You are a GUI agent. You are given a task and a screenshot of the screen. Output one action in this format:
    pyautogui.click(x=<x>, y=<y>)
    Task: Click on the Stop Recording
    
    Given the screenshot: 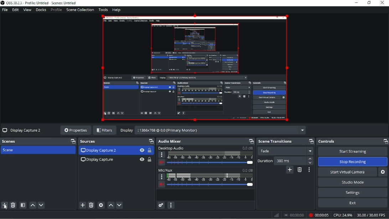 What is the action you would take?
    pyautogui.click(x=353, y=162)
    